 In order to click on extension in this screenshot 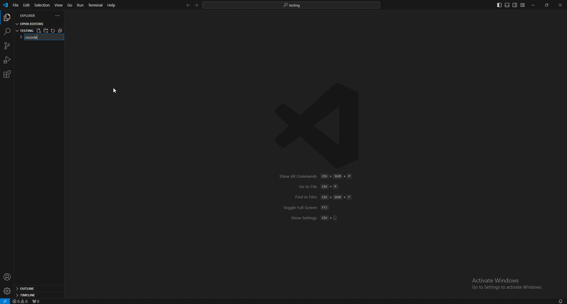, I will do `click(7, 74)`.